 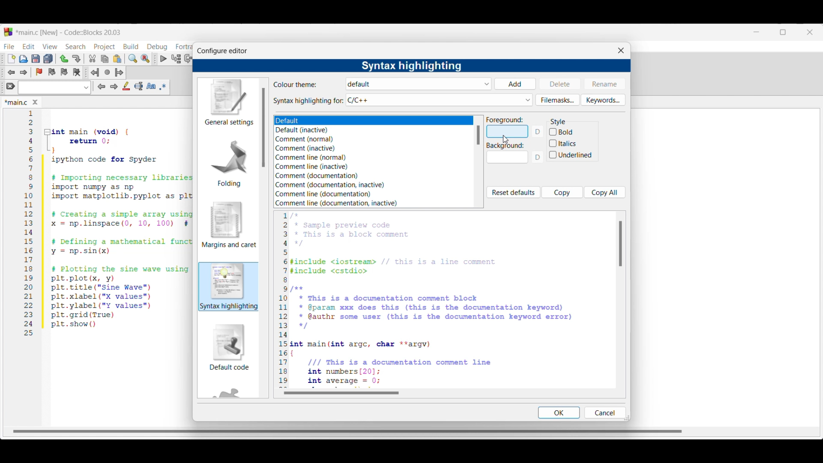 I want to click on Current code, so click(x=109, y=223).